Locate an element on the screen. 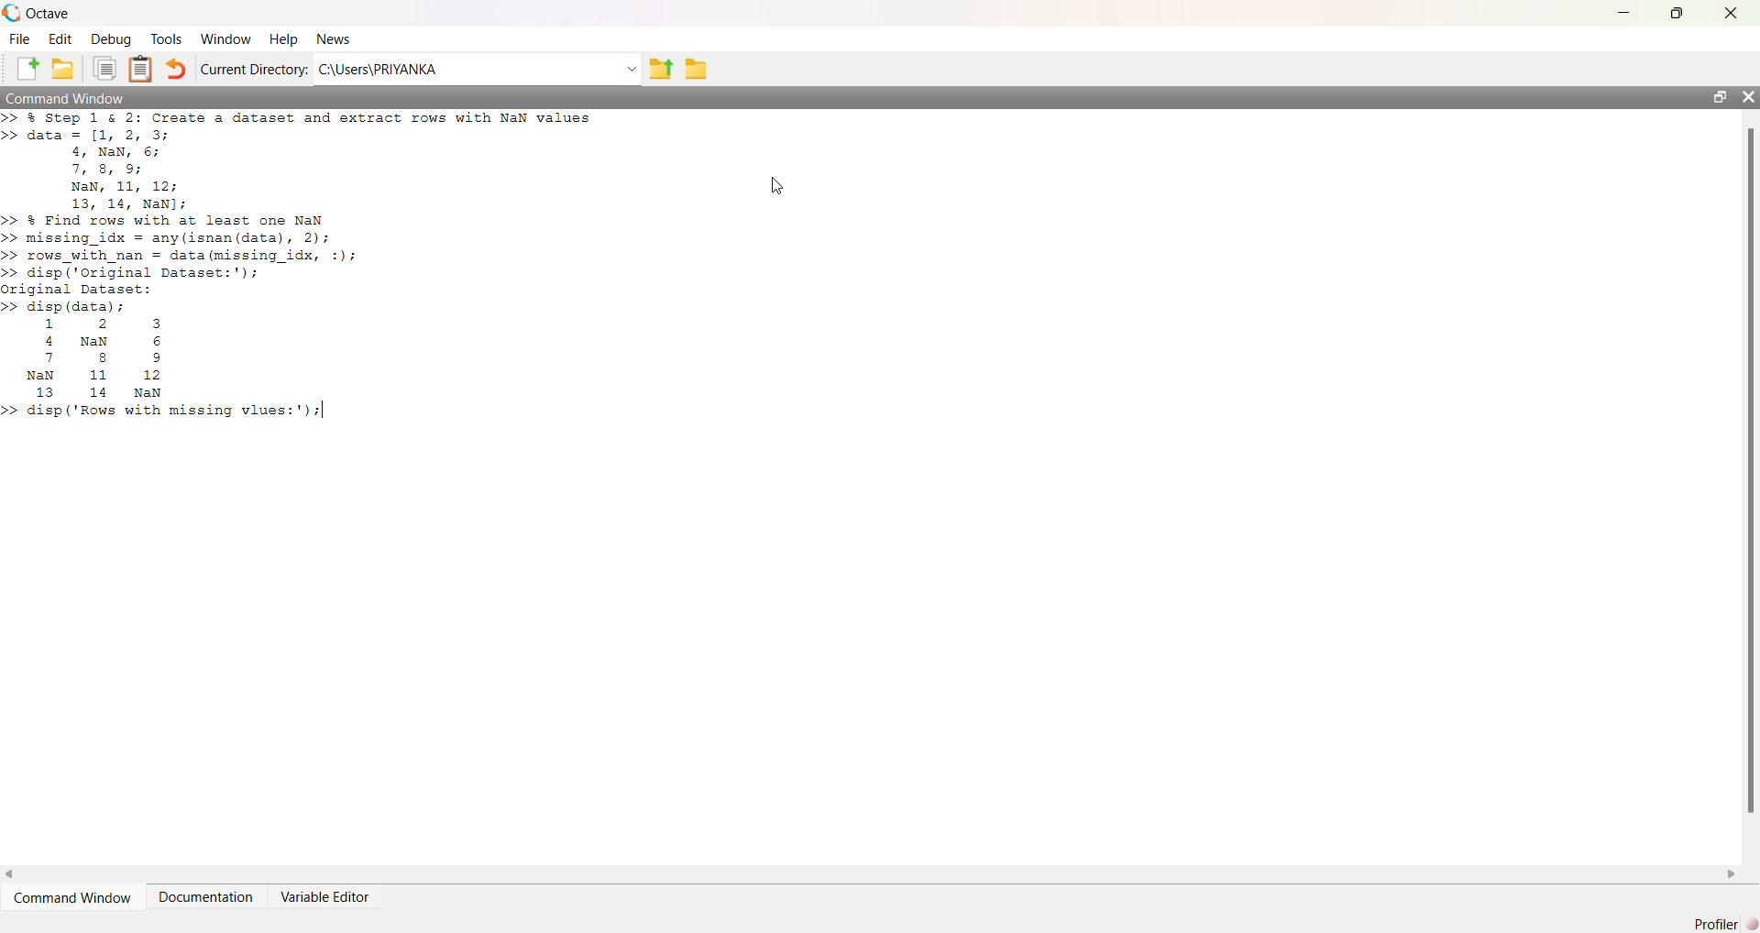  File is located at coordinates (19, 39).